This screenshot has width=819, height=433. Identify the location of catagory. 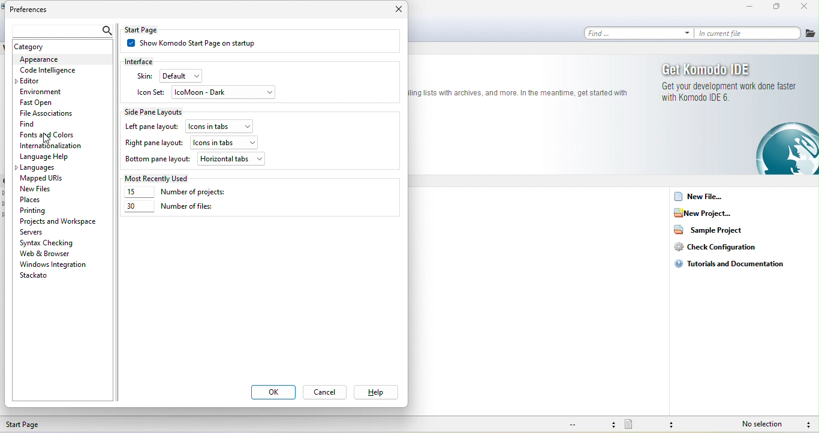
(38, 47).